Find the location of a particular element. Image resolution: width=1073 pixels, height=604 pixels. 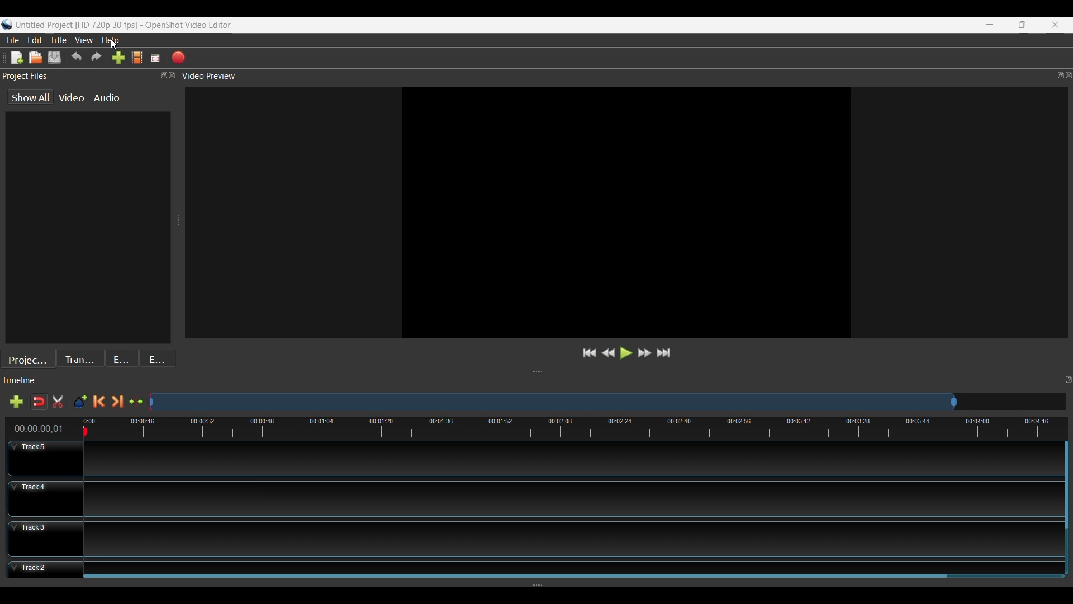

Track Panel is located at coordinates (568, 500).